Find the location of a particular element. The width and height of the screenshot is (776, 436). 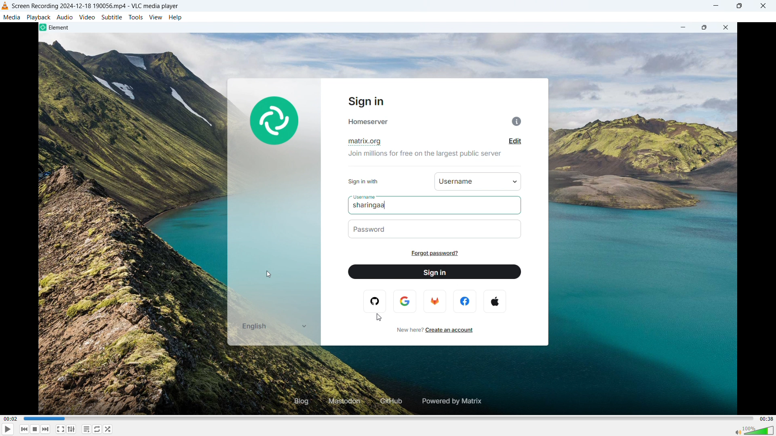

tools is located at coordinates (136, 17).